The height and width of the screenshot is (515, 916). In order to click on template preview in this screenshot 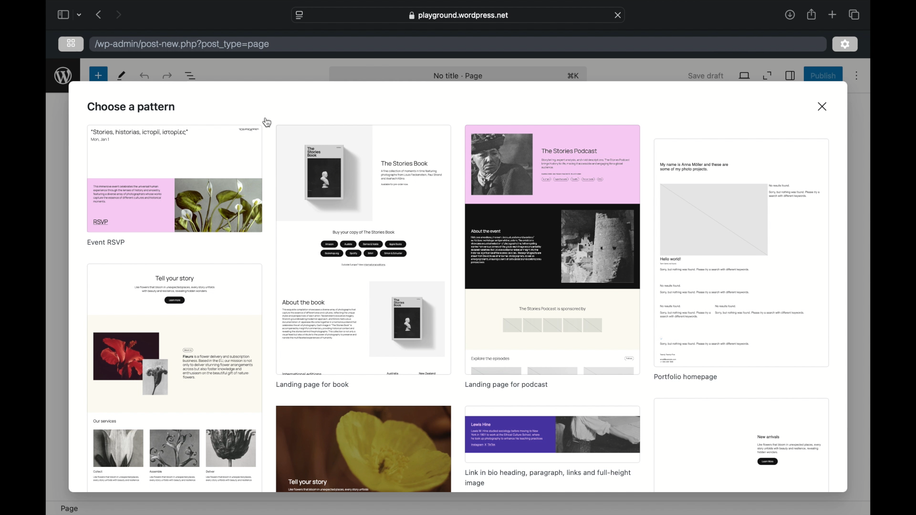, I will do `click(741, 253)`.